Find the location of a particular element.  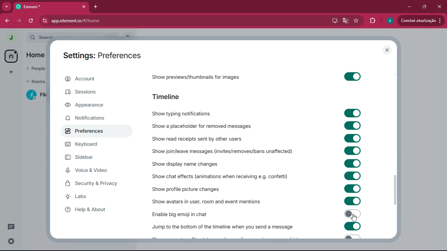

toggle off is located at coordinates (351, 238).